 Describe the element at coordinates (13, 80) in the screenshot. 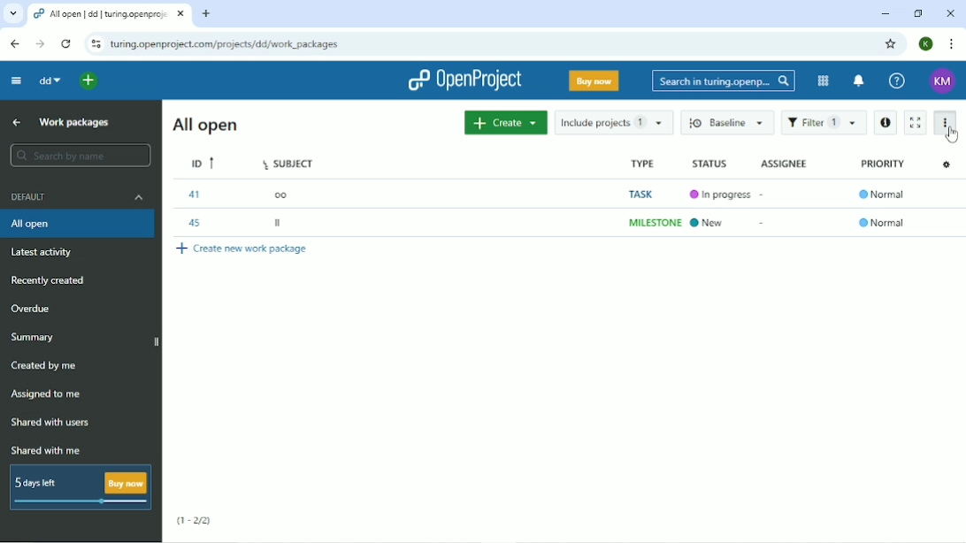

I see `Collapse project menu` at that location.